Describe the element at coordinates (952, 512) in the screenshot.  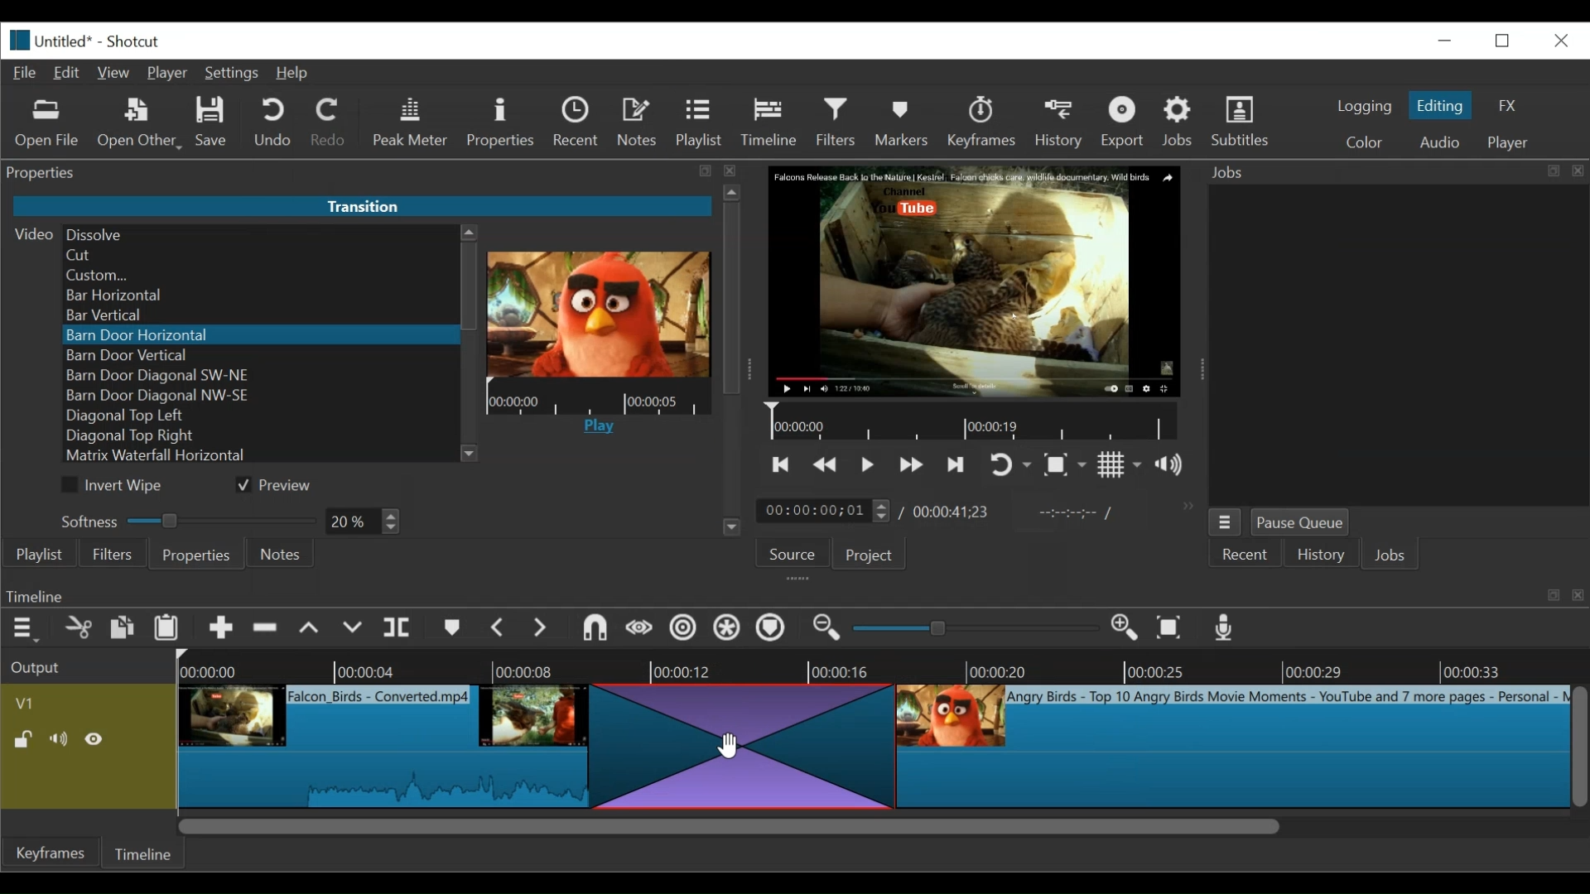
I see `Total Duration` at that location.